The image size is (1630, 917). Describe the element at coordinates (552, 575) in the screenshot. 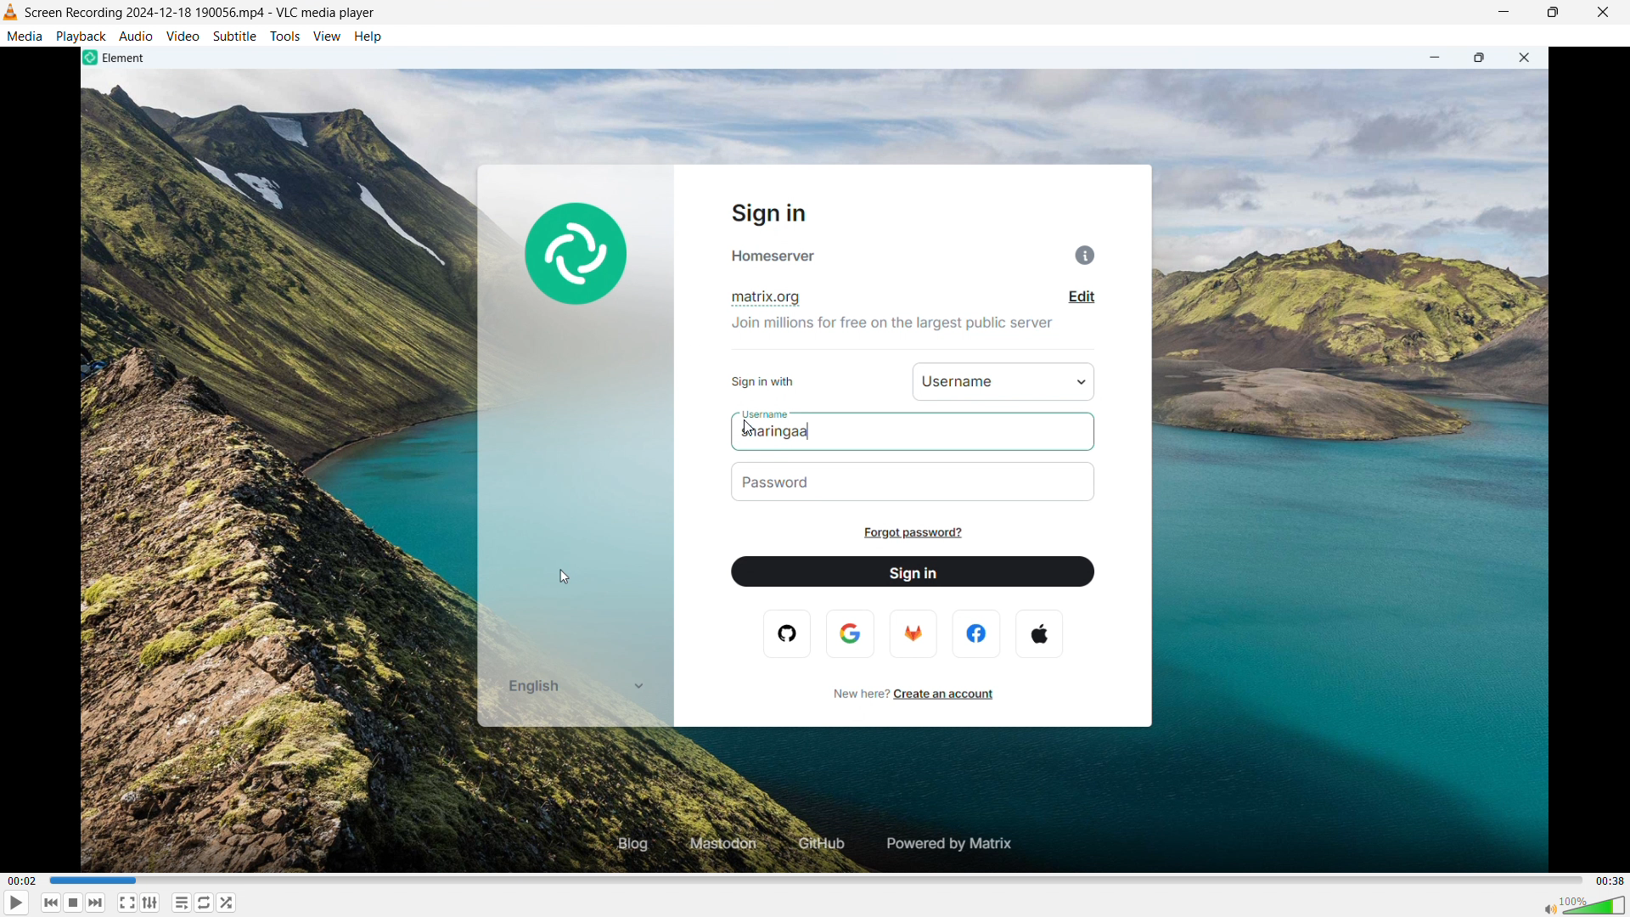

I see `cursor movement` at that location.